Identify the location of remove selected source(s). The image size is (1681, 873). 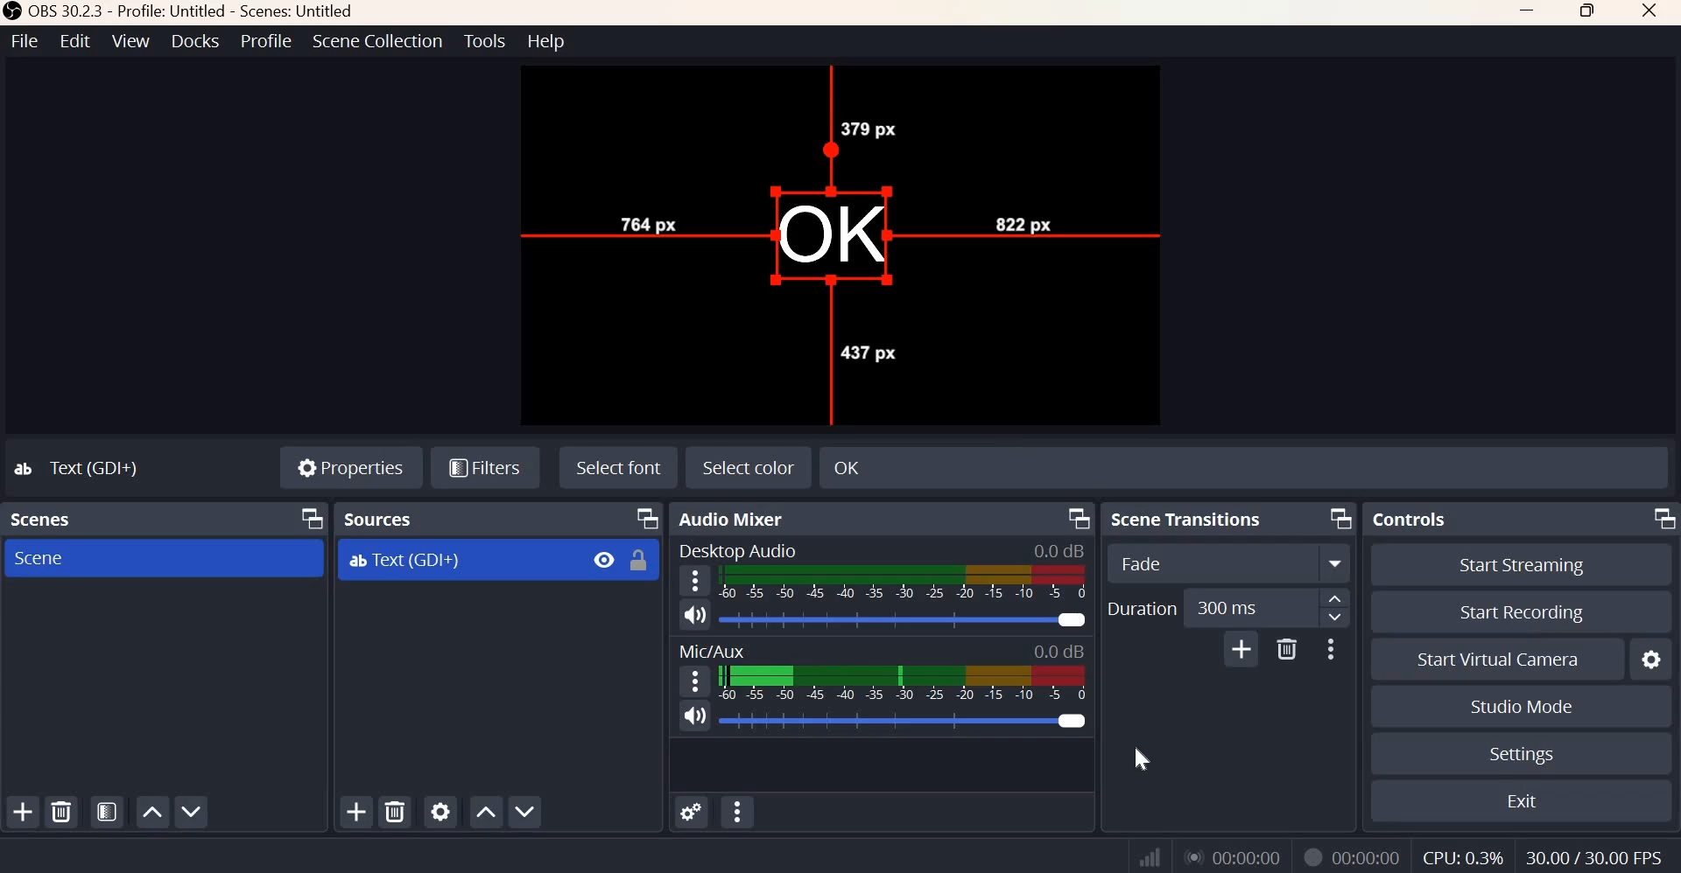
(396, 811).